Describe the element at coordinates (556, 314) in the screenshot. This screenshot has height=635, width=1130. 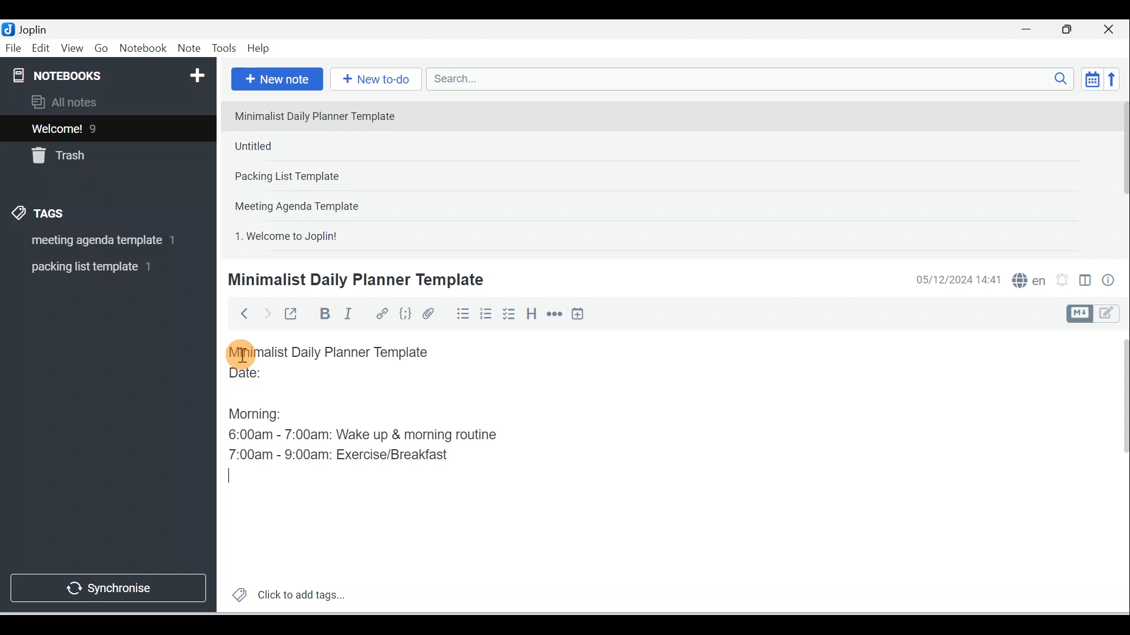
I see `Horizontal rule` at that location.